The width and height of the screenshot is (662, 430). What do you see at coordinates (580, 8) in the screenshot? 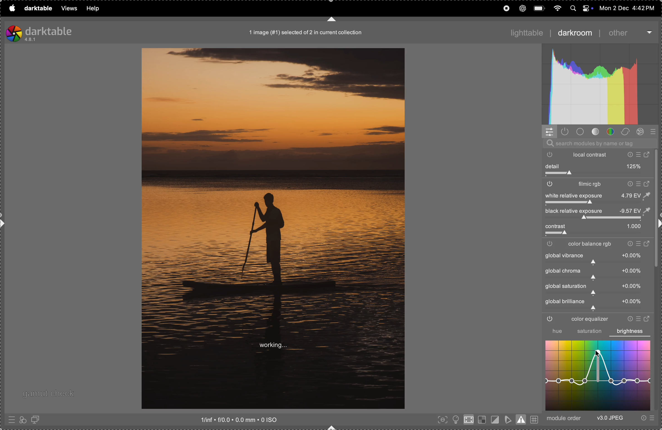
I see `apple widgets` at bounding box center [580, 8].